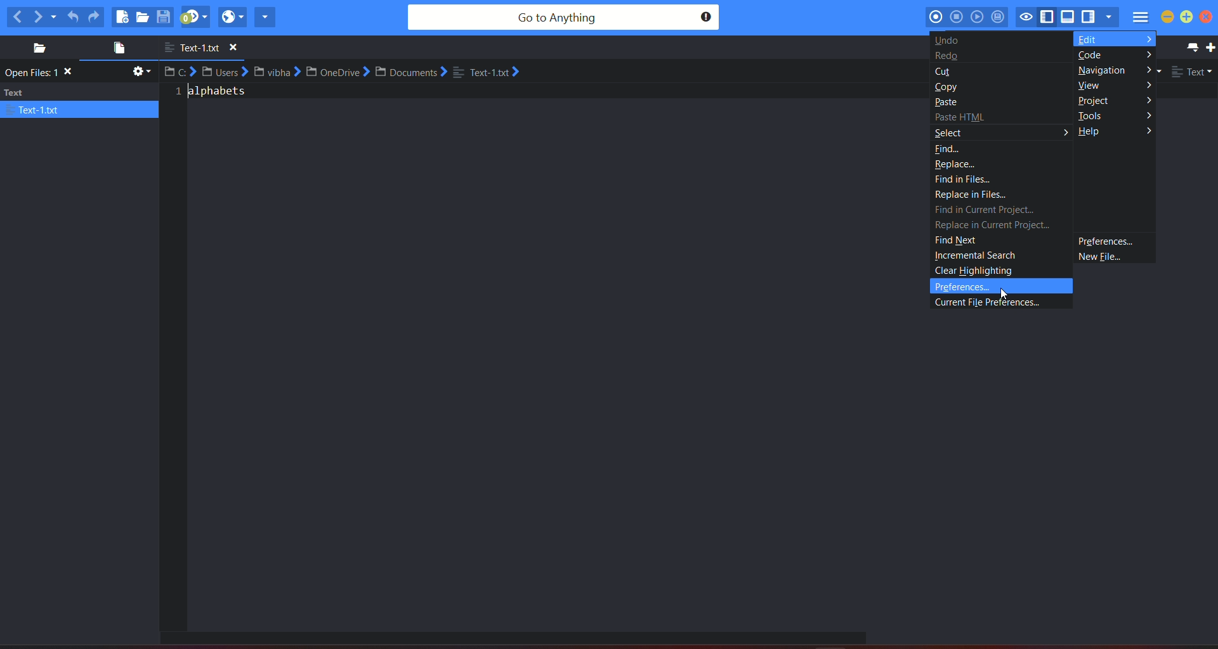  What do you see at coordinates (1186, 17) in the screenshot?
I see `maximize` at bounding box center [1186, 17].